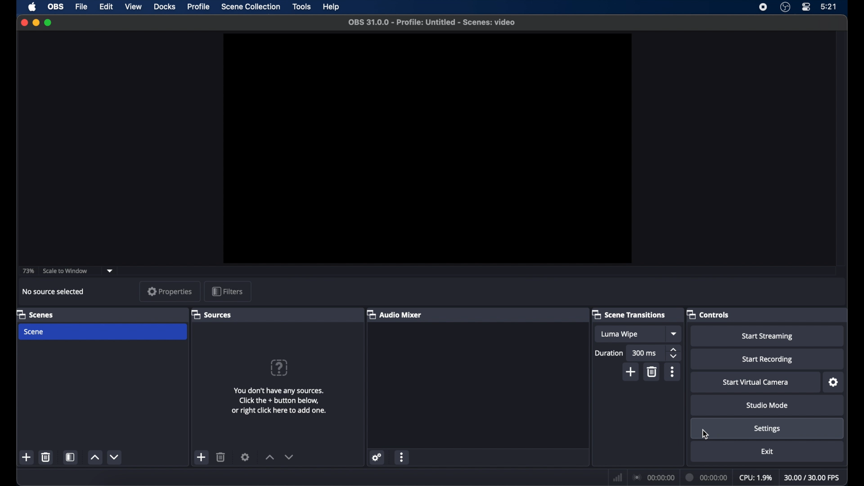 The width and height of the screenshot is (864, 486). What do you see at coordinates (227, 291) in the screenshot?
I see `filters` at bounding box center [227, 291].